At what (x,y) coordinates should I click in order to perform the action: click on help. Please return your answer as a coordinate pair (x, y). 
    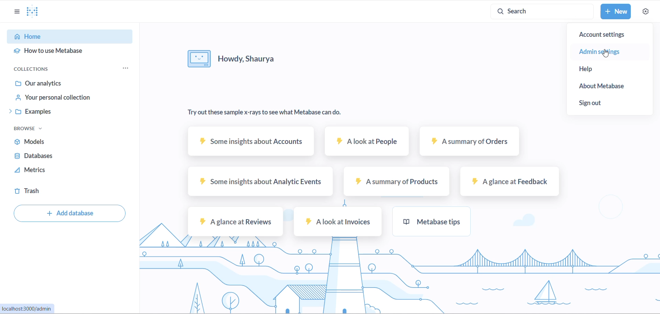
    Looking at the image, I should click on (606, 69).